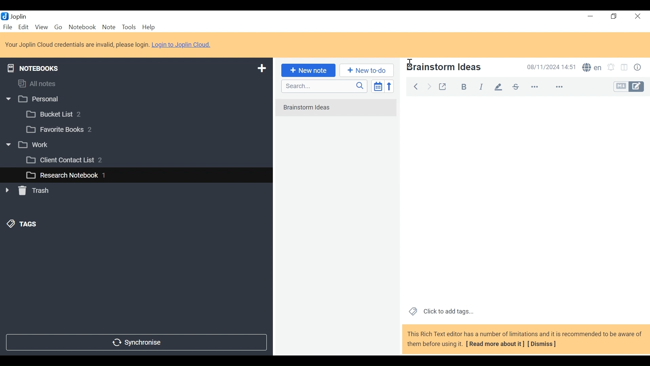 Image resolution: width=650 pixels, height=366 pixels. I want to click on L_] Research Notebook, so click(62, 176).